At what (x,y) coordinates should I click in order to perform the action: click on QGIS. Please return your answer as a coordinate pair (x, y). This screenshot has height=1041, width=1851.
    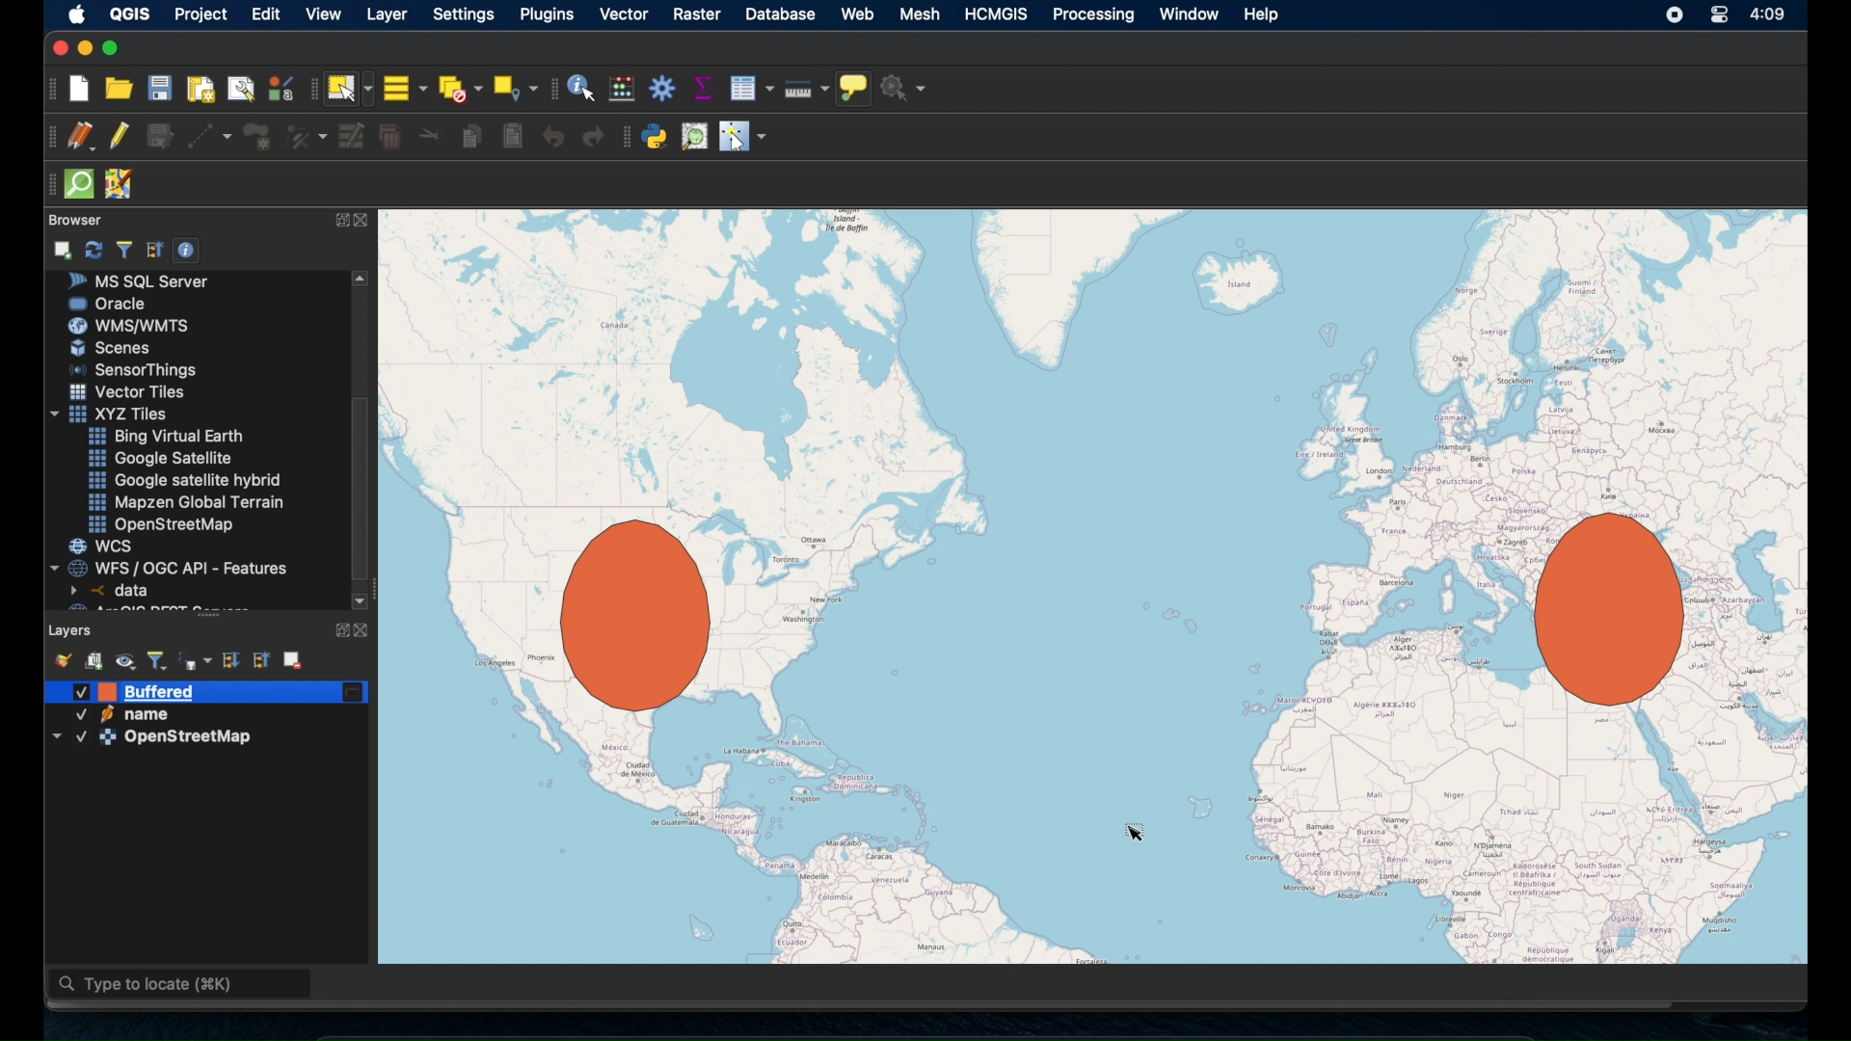
    Looking at the image, I should click on (129, 13).